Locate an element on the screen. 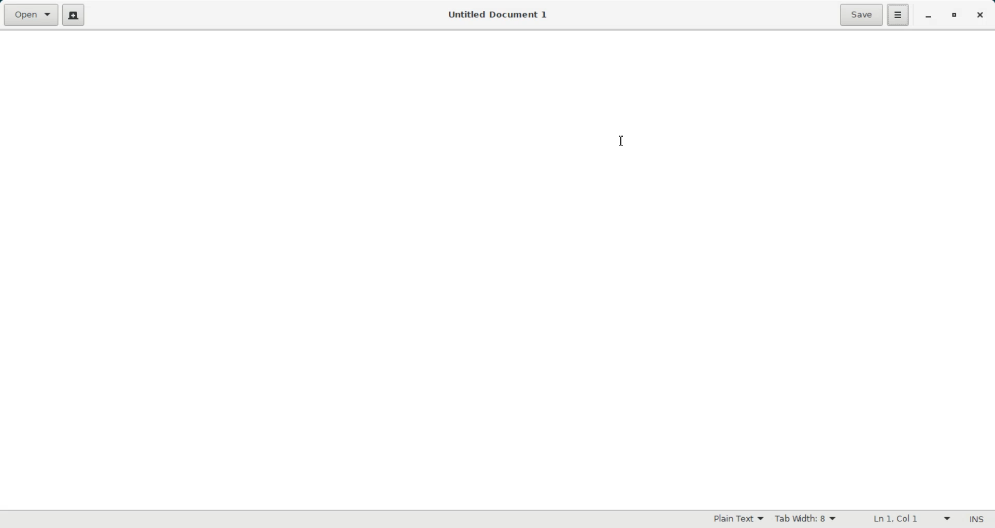 Image resolution: width=995 pixels, height=528 pixels. Maximize is located at coordinates (954, 16).